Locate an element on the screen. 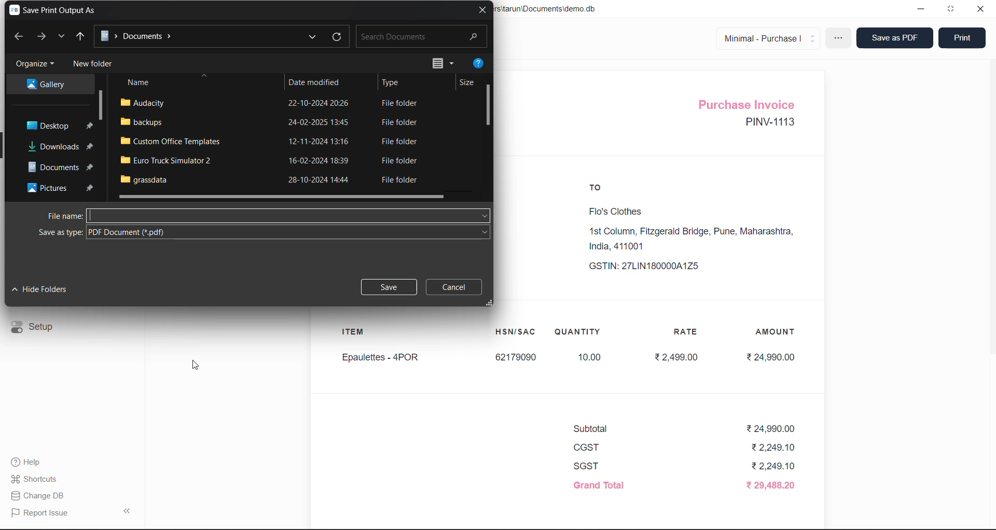 The height and width of the screenshot is (530, 996). backups is located at coordinates (147, 122).